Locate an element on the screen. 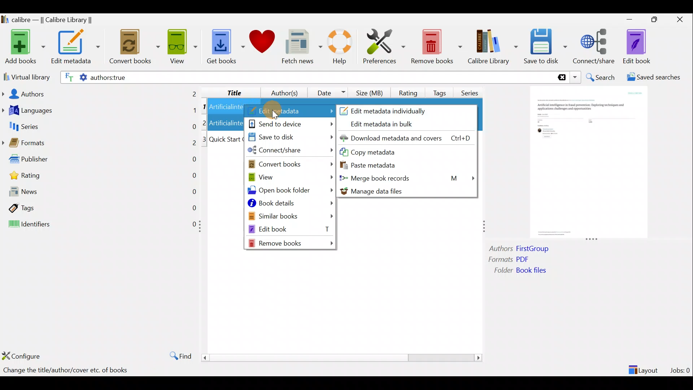 The width and height of the screenshot is (693, 390). Send to device is located at coordinates (291, 123).